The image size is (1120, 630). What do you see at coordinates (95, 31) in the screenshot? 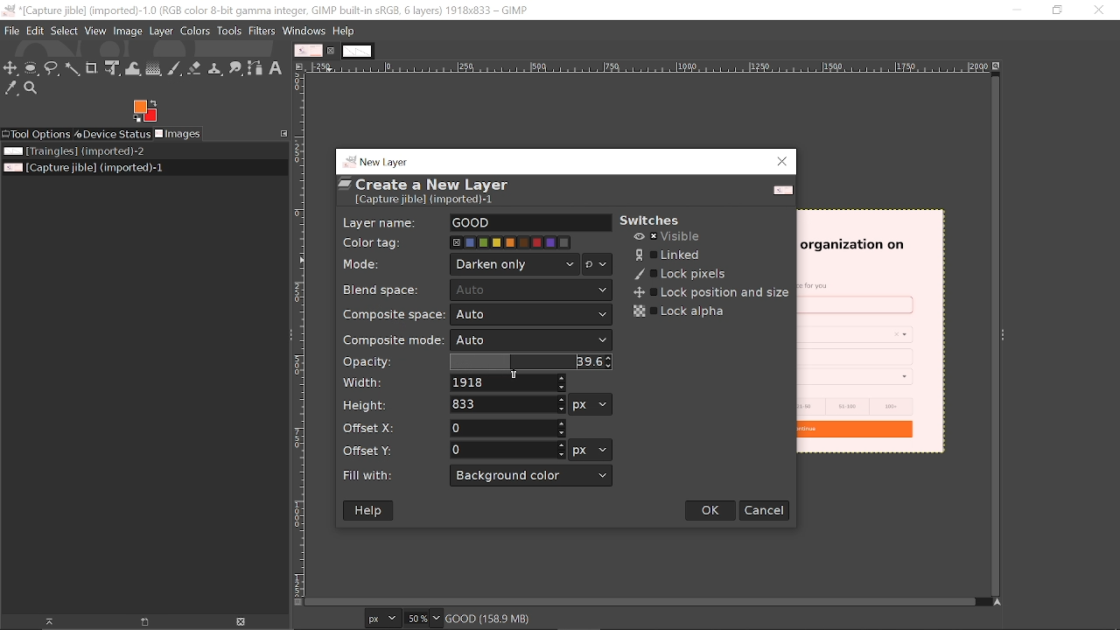
I see `View` at bounding box center [95, 31].